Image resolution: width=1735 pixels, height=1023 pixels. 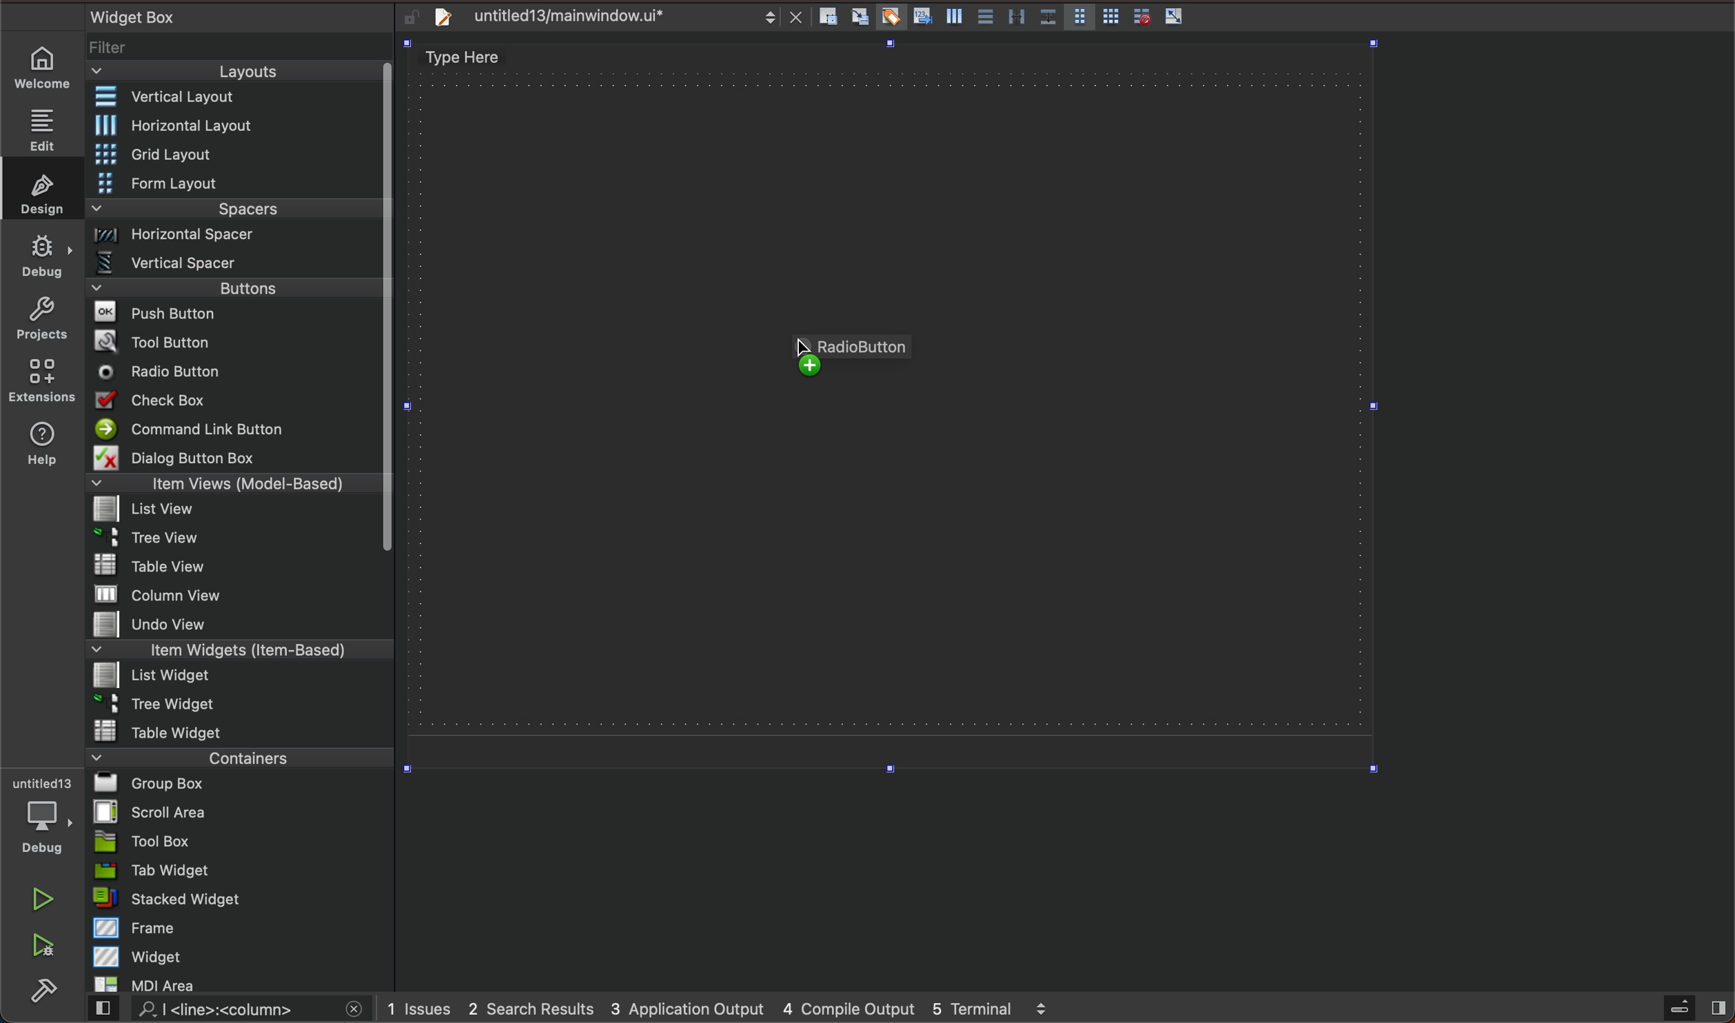 What do you see at coordinates (43, 254) in the screenshot?
I see `debug` at bounding box center [43, 254].